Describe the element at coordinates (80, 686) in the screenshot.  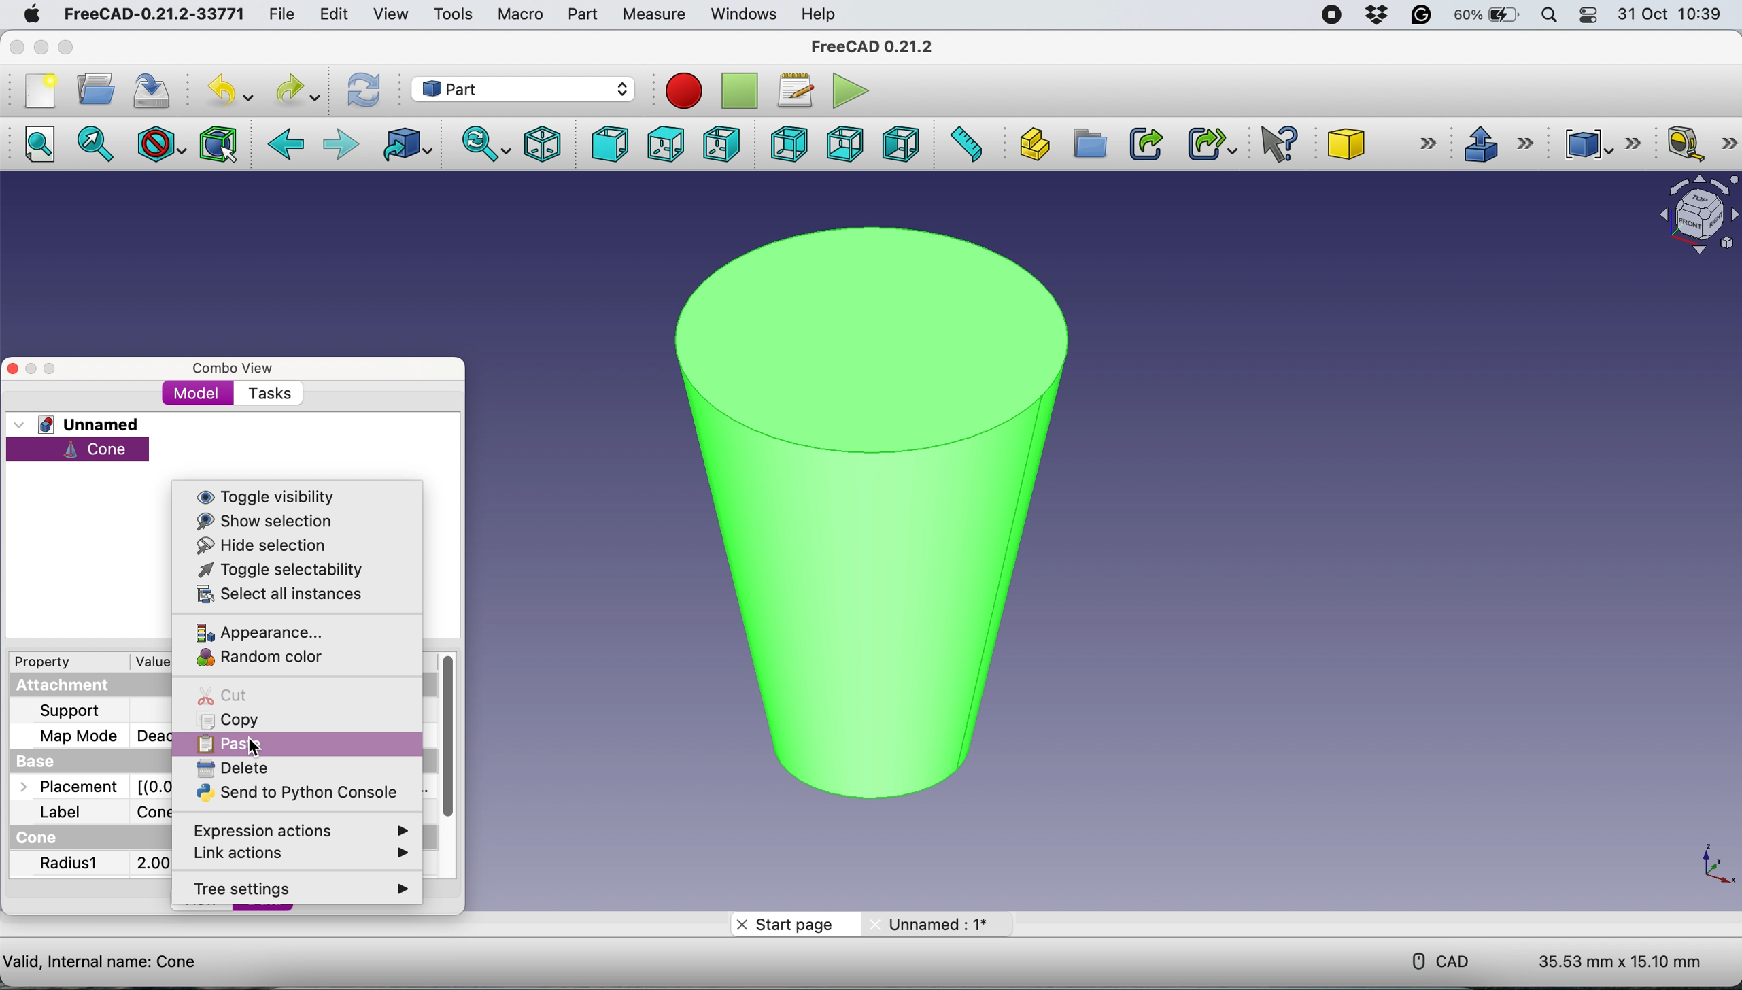
I see `attachment` at that location.